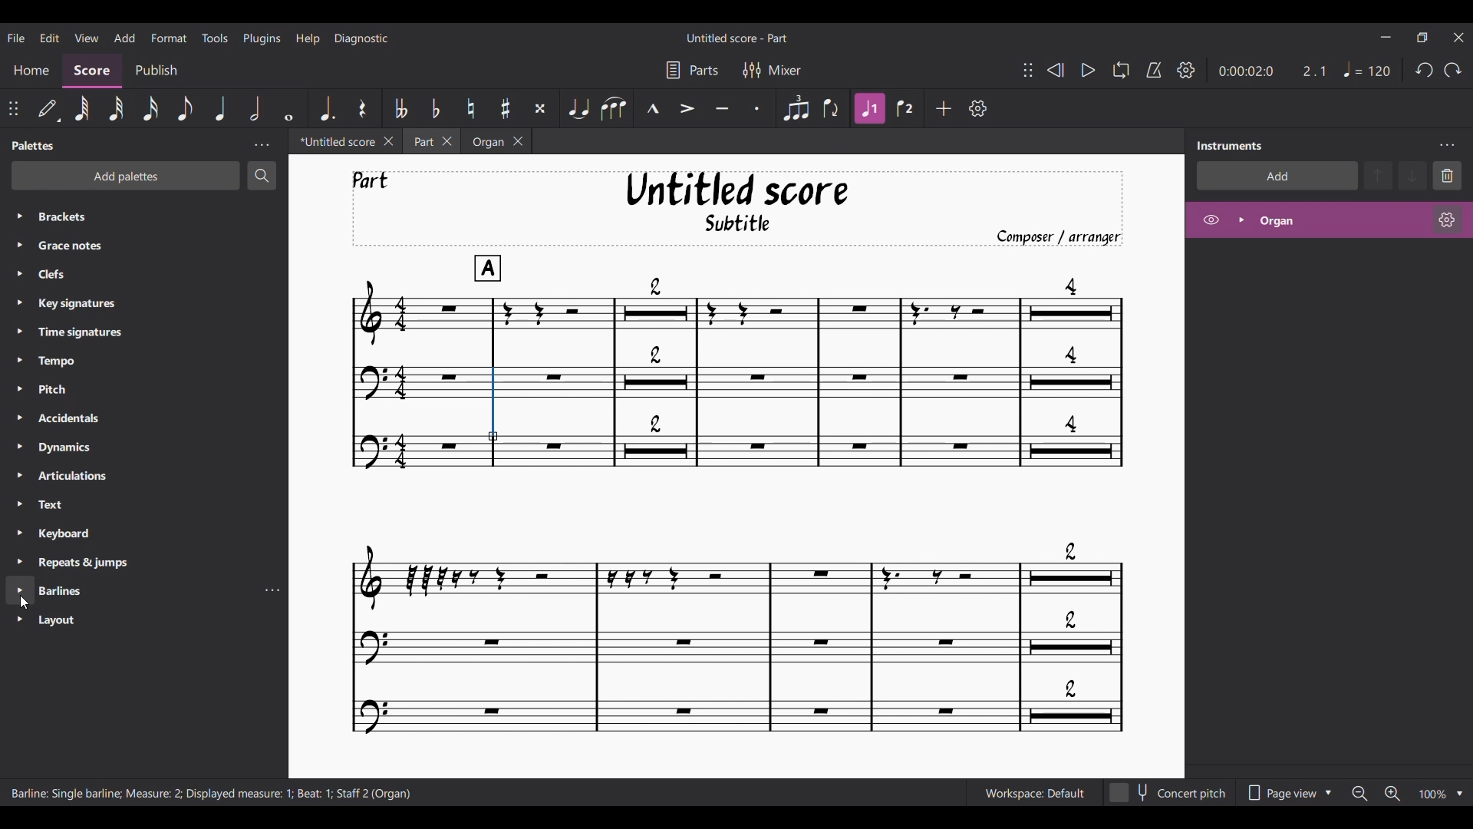 This screenshot has width=1473, height=829. I want to click on Panel title, so click(34, 145).